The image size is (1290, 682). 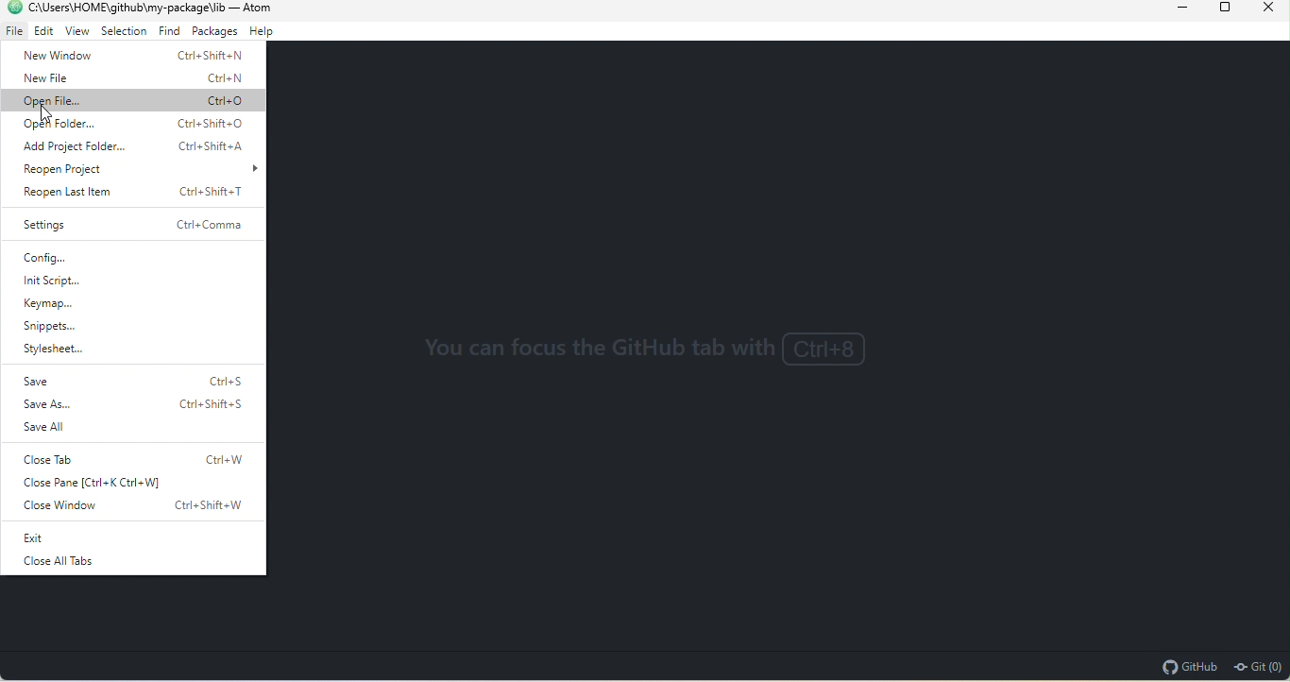 What do you see at coordinates (1258, 666) in the screenshot?
I see `git (0)` at bounding box center [1258, 666].